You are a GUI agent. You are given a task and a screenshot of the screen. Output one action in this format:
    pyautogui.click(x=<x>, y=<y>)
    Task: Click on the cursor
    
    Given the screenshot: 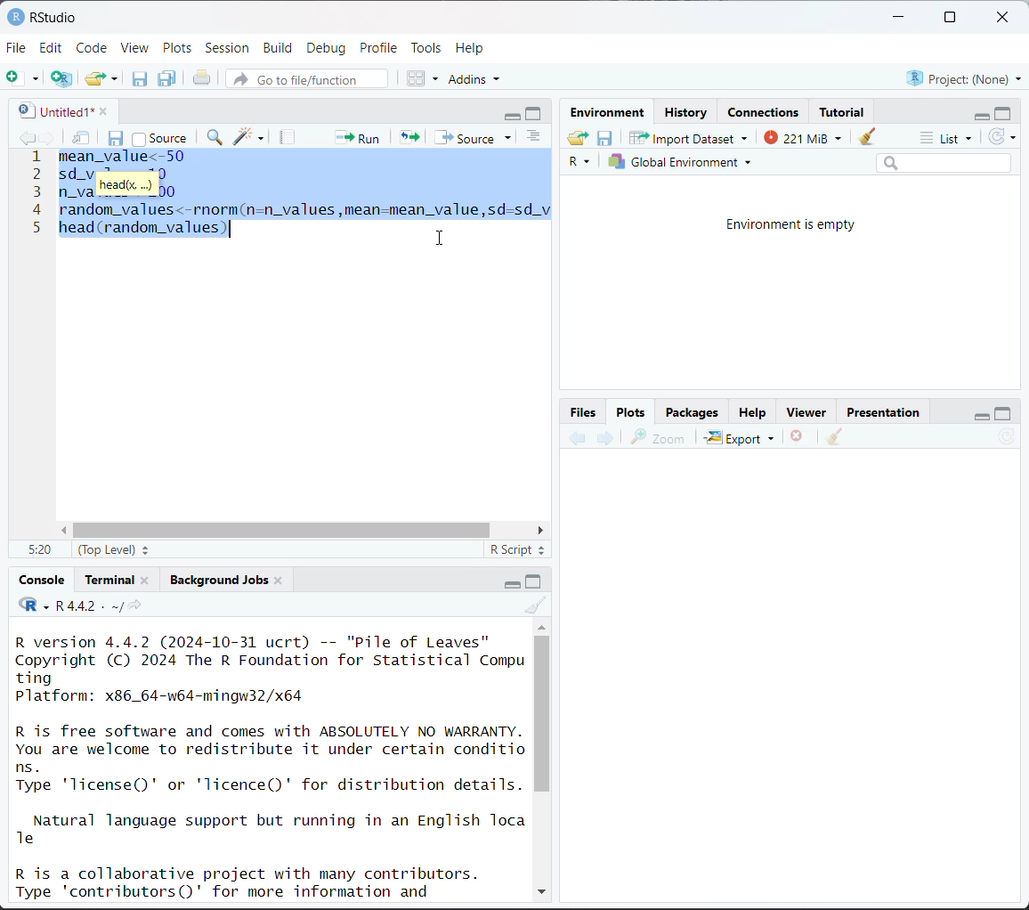 What is the action you would take?
    pyautogui.click(x=442, y=236)
    